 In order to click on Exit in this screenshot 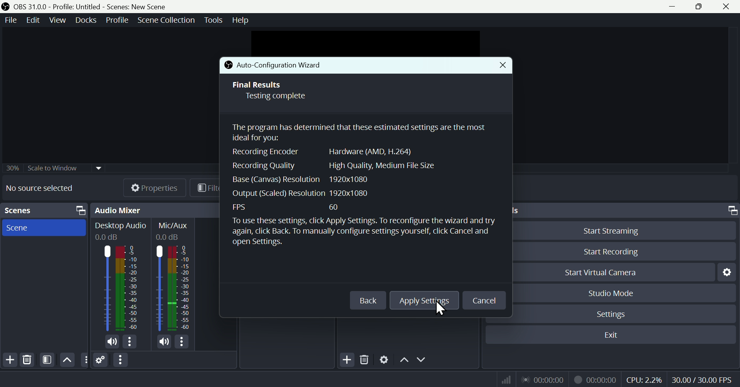, I will do `click(610, 335)`.